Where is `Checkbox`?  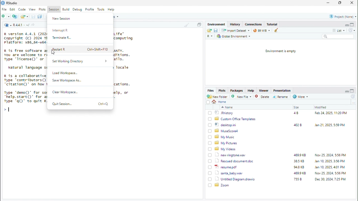
Checkbox is located at coordinates (210, 167).